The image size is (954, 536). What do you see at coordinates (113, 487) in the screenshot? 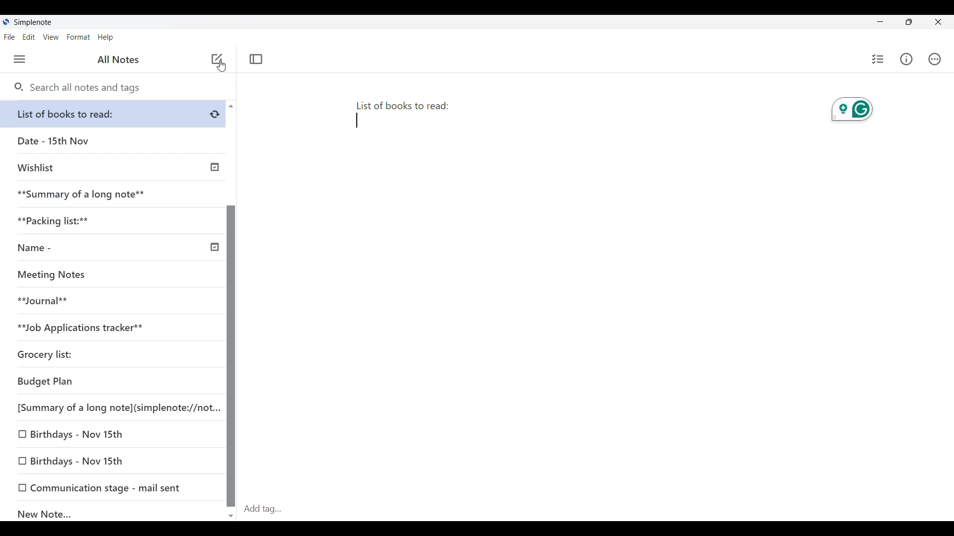
I see `Communication stage - mail sent` at bounding box center [113, 487].